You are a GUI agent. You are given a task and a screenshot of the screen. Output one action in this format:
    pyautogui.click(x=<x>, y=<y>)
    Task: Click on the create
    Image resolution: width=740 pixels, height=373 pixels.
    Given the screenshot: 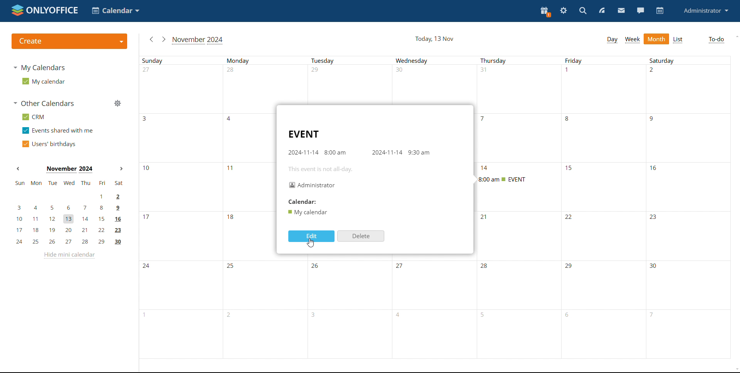 What is the action you would take?
    pyautogui.click(x=69, y=42)
    